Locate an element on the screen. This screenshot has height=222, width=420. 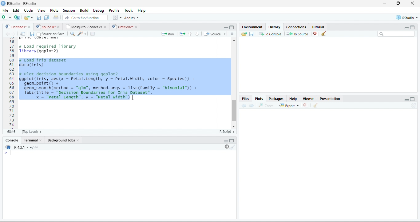
History is located at coordinates (274, 27).